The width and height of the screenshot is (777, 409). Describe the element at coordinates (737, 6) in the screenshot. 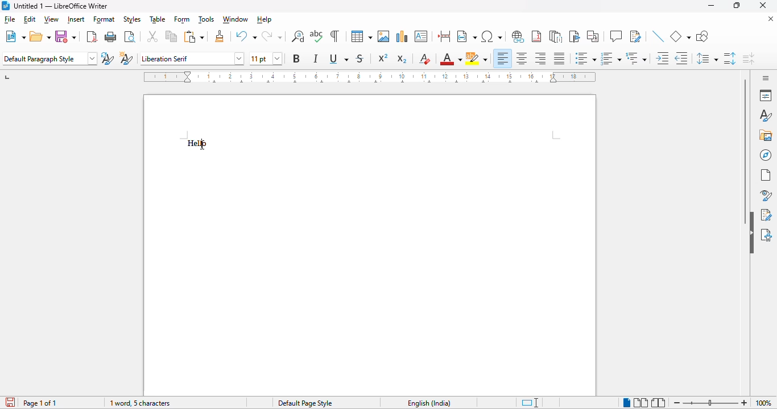

I see `maximize` at that location.